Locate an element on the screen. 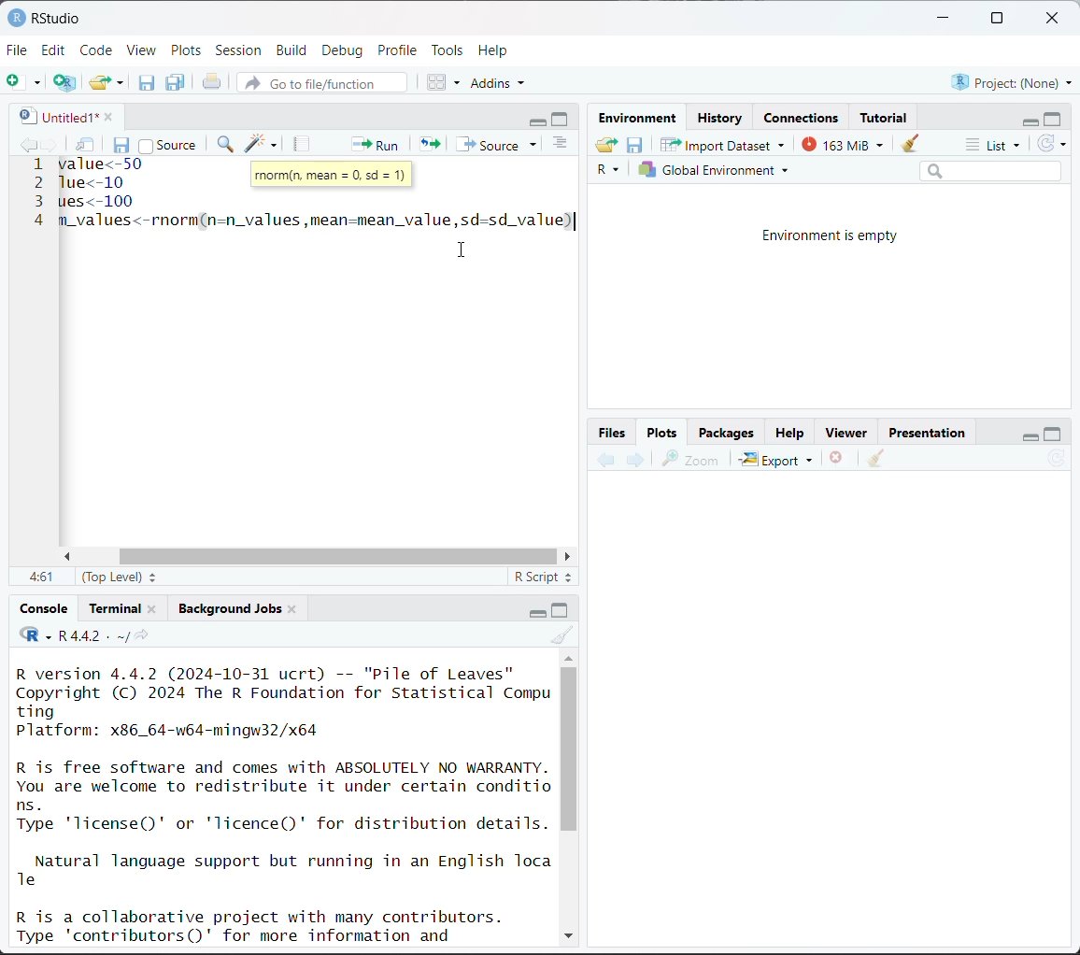 This screenshot has width=1080, height=955. minimize is located at coordinates (1027, 120).